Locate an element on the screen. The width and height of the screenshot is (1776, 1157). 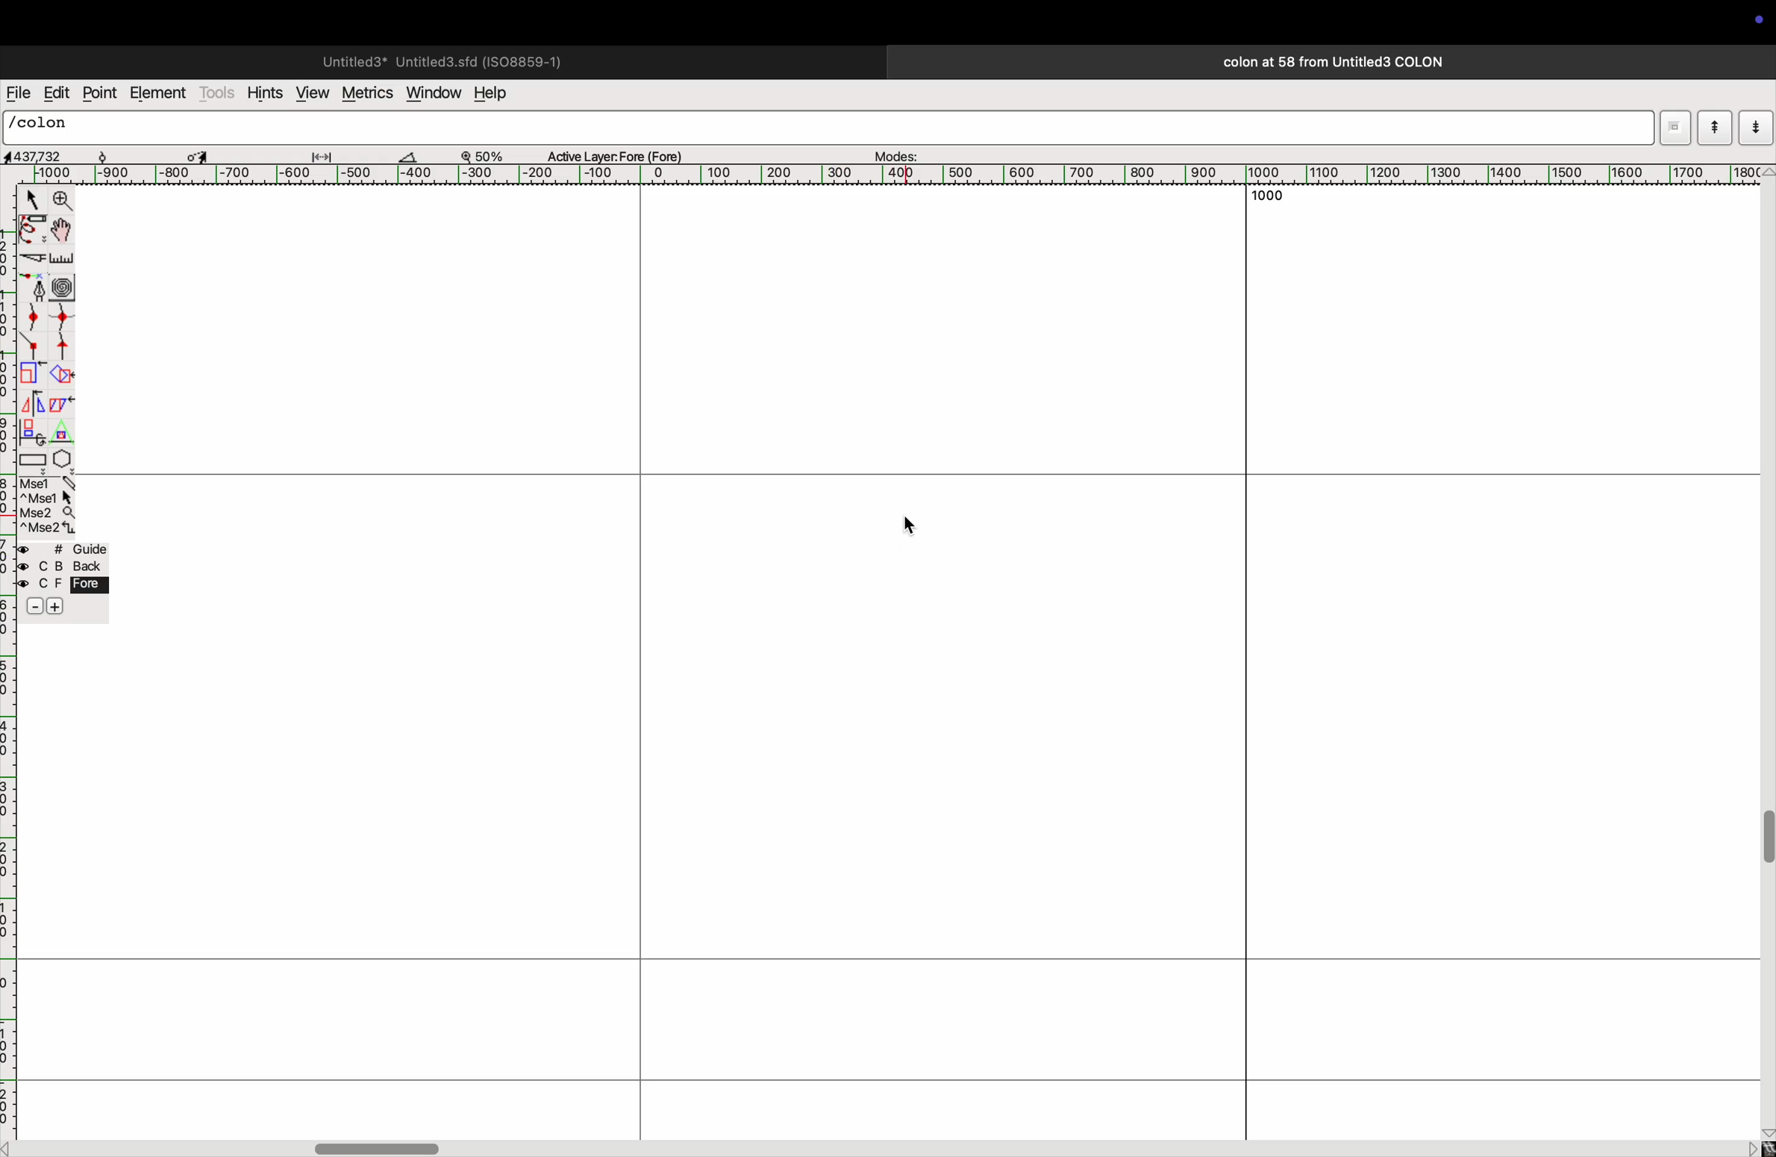
point is located at coordinates (102, 94).